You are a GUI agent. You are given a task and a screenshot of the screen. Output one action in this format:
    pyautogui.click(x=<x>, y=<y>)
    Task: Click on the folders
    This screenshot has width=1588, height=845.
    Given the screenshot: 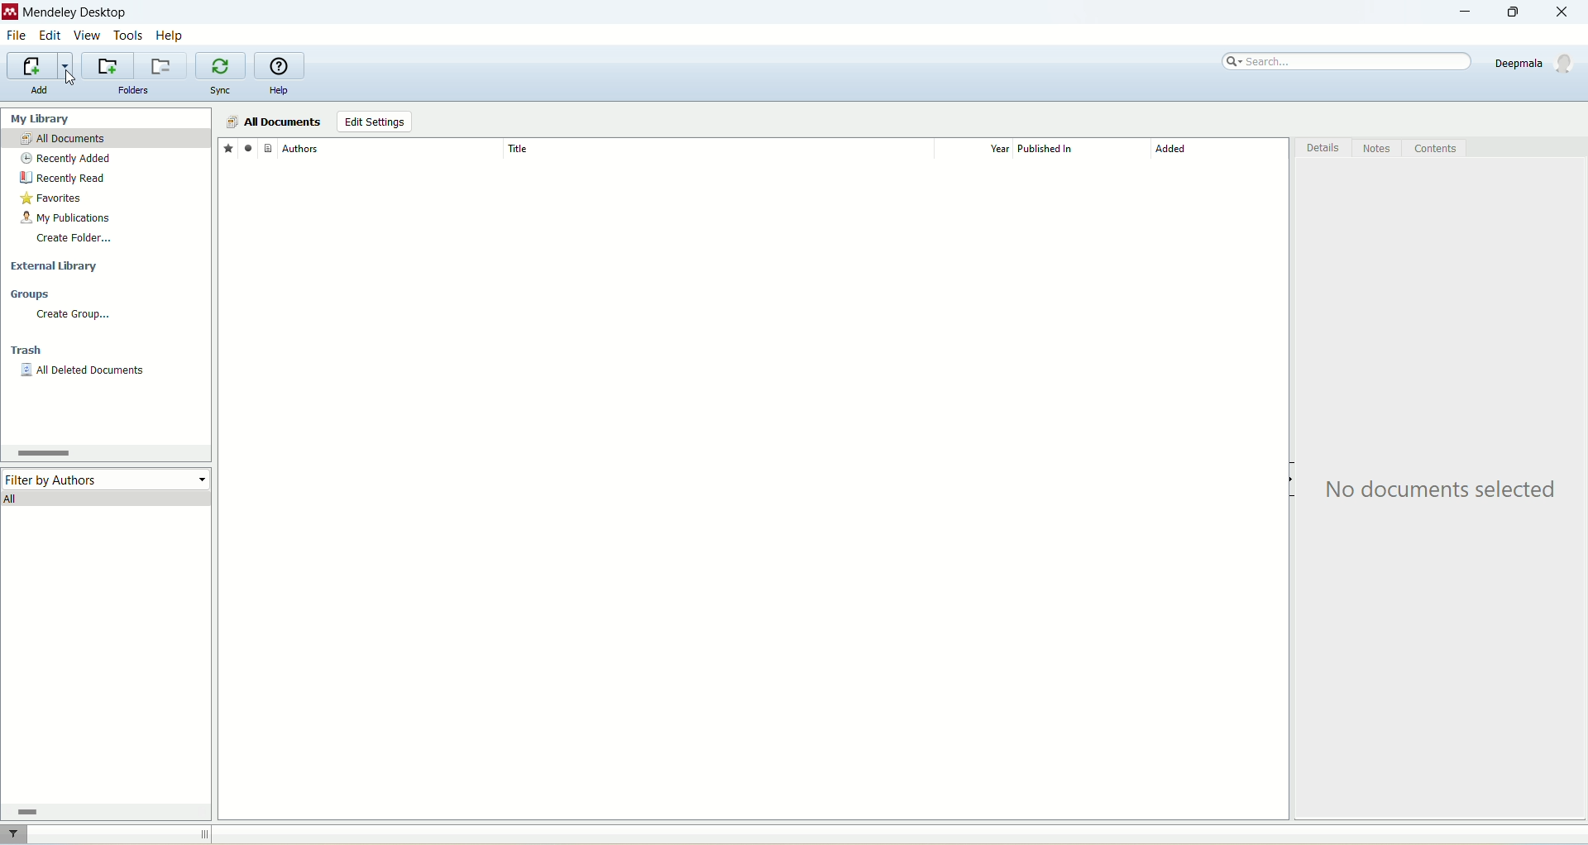 What is the action you would take?
    pyautogui.click(x=134, y=91)
    